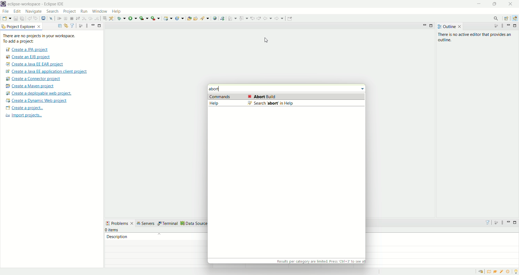 Image resolution: width=519 pixels, height=275 pixels. Describe the element at coordinates (133, 19) in the screenshot. I see `run` at that location.